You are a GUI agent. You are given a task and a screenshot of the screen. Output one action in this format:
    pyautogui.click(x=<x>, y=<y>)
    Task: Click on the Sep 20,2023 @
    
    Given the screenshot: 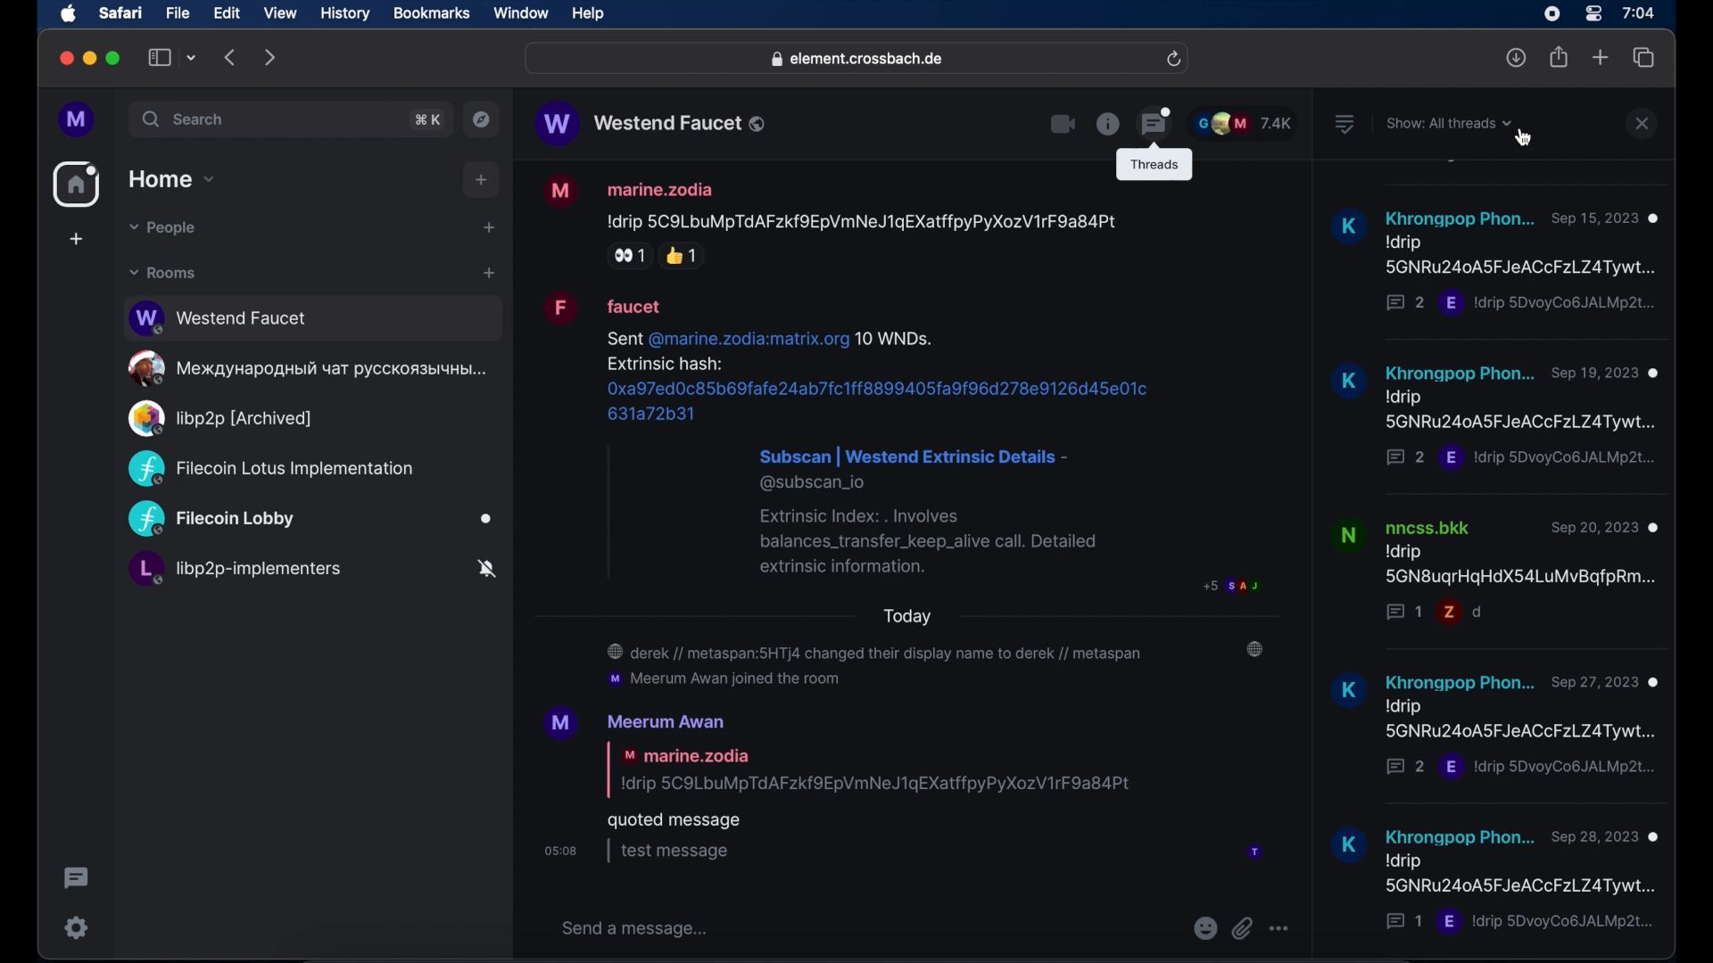 What is the action you would take?
    pyautogui.click(x=1607, y=527)
    